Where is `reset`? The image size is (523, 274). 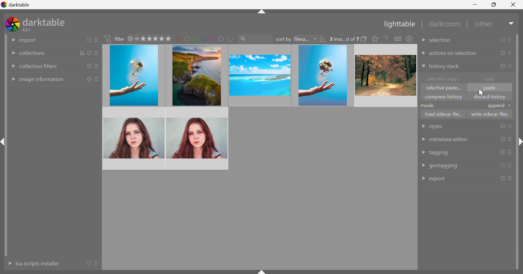
reset is located at coordinates (503, 178).